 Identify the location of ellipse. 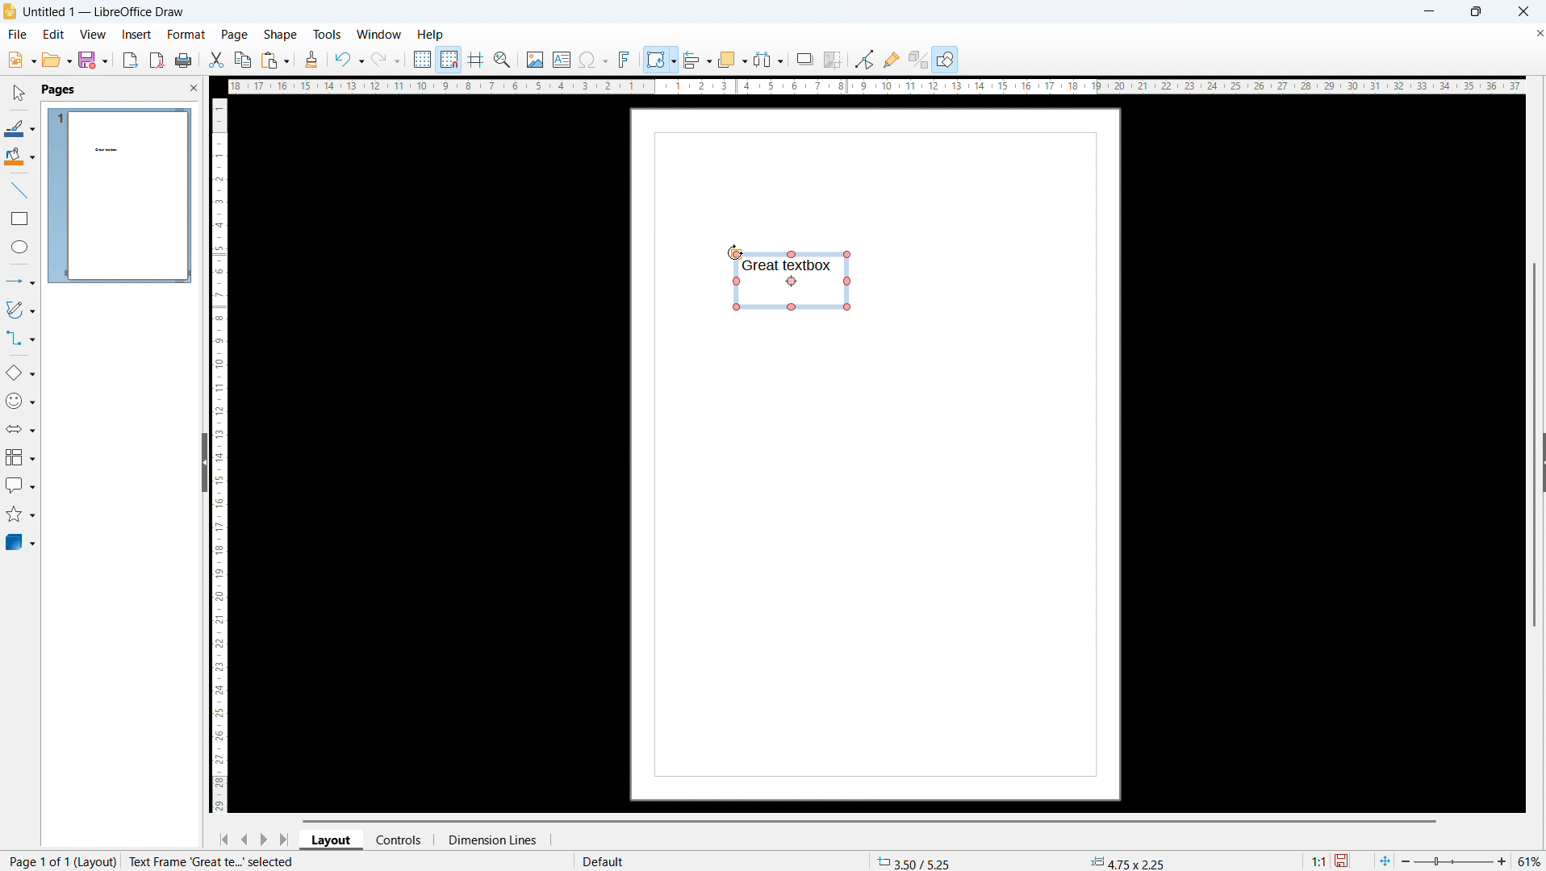
(19, 248).